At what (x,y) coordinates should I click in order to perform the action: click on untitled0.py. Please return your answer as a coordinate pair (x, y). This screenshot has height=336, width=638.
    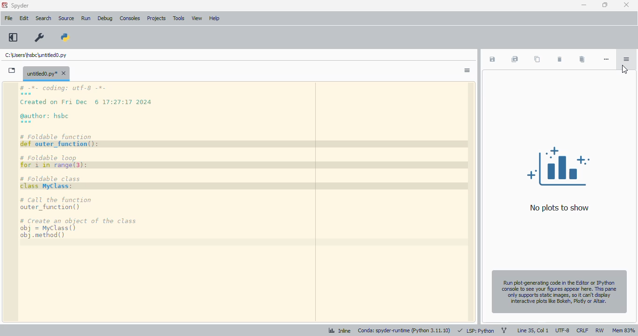
    Looking at the image, I should click on (46, 73).